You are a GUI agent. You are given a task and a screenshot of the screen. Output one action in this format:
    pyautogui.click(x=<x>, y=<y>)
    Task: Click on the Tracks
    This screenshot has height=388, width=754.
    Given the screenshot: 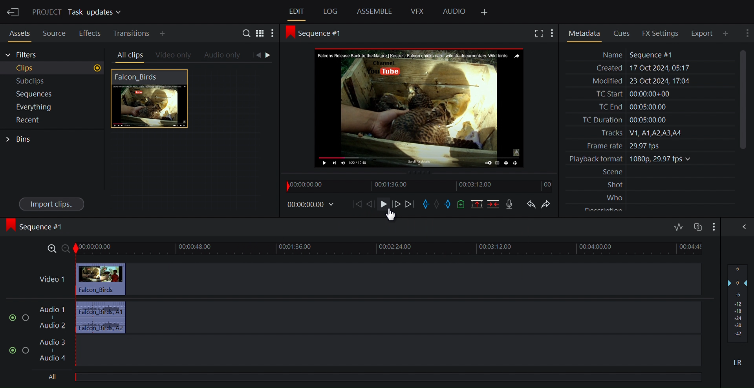 What is the action you would take?
    pyautogui.click(x=649, y=133)
    